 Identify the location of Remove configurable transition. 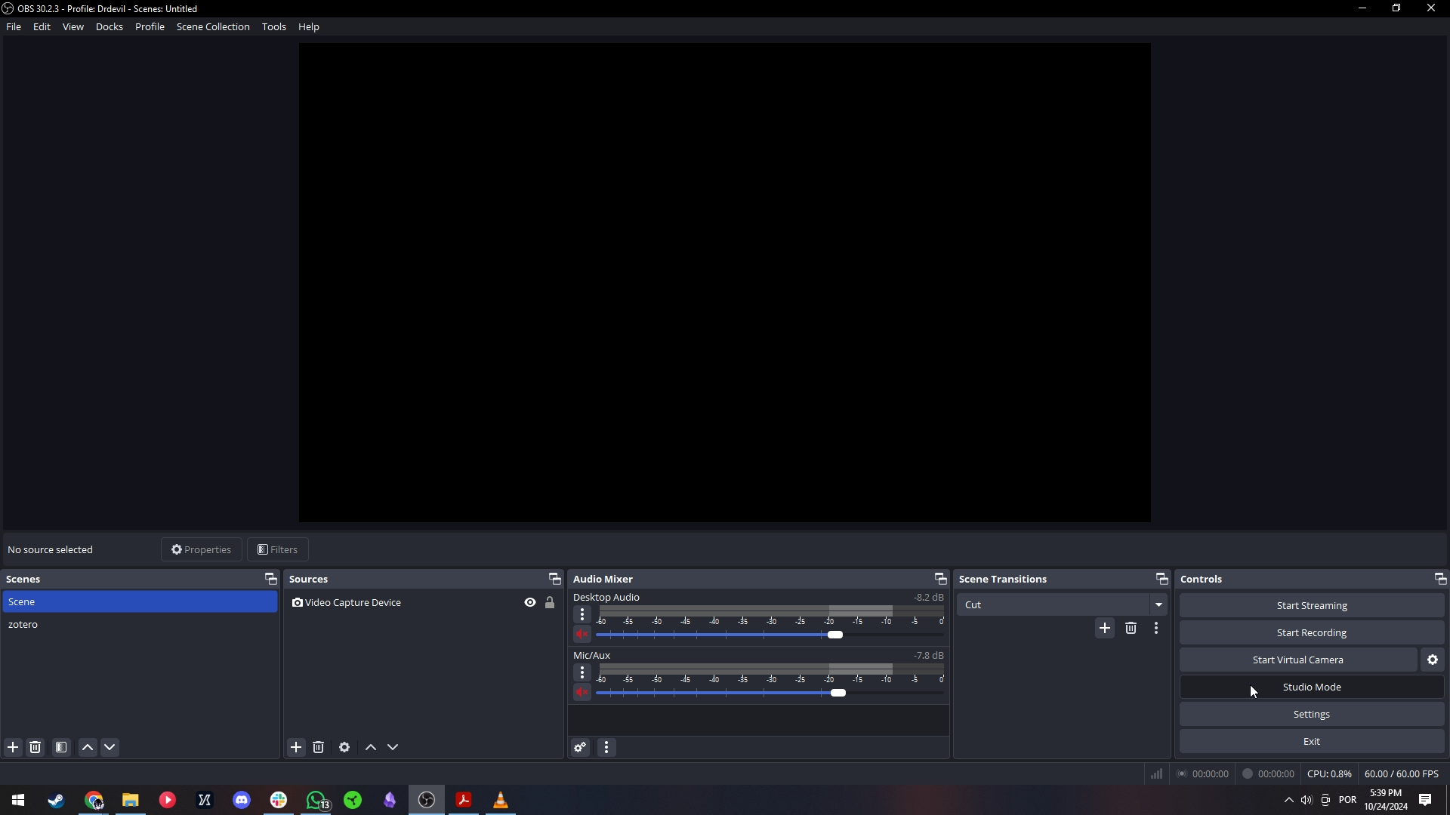
(1131, 629).